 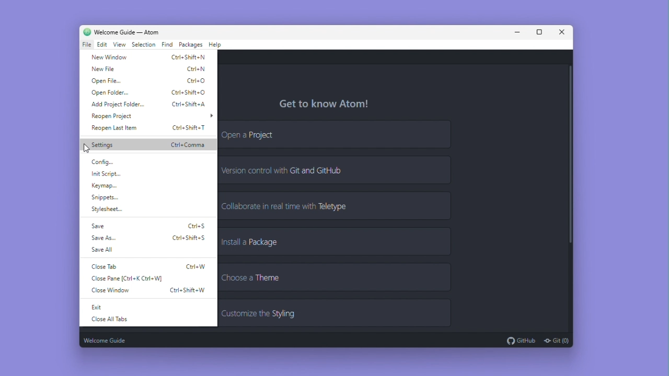 I want to click on Save Ctrl+S, so click(x=151, y=226).